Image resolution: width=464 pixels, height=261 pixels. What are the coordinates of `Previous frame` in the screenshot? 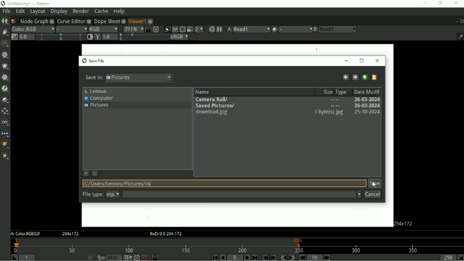 It's located at (265, 258).